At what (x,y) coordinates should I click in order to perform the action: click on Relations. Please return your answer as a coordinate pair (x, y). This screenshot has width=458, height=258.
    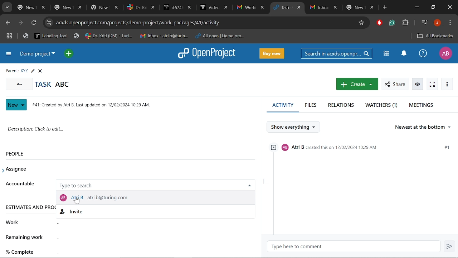
    Looking at the image, I should click on (341, 105).